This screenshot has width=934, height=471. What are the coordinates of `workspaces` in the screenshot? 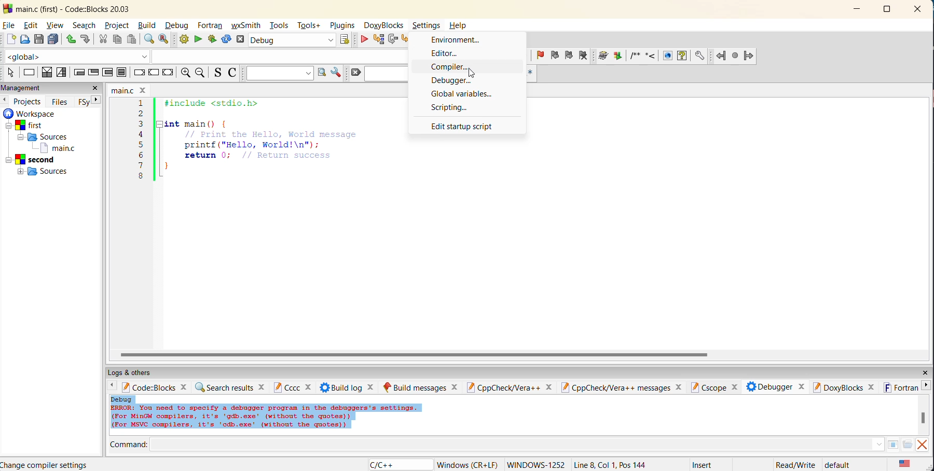 It's located at (45, 145).